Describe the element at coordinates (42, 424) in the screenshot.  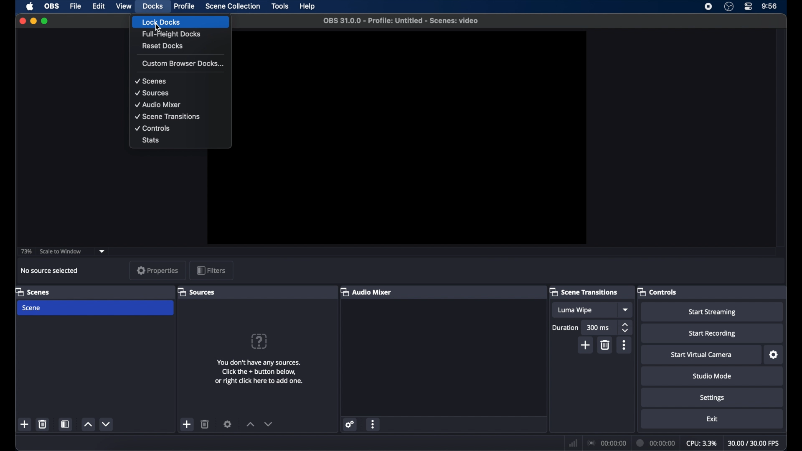
I see `delete` at that location.